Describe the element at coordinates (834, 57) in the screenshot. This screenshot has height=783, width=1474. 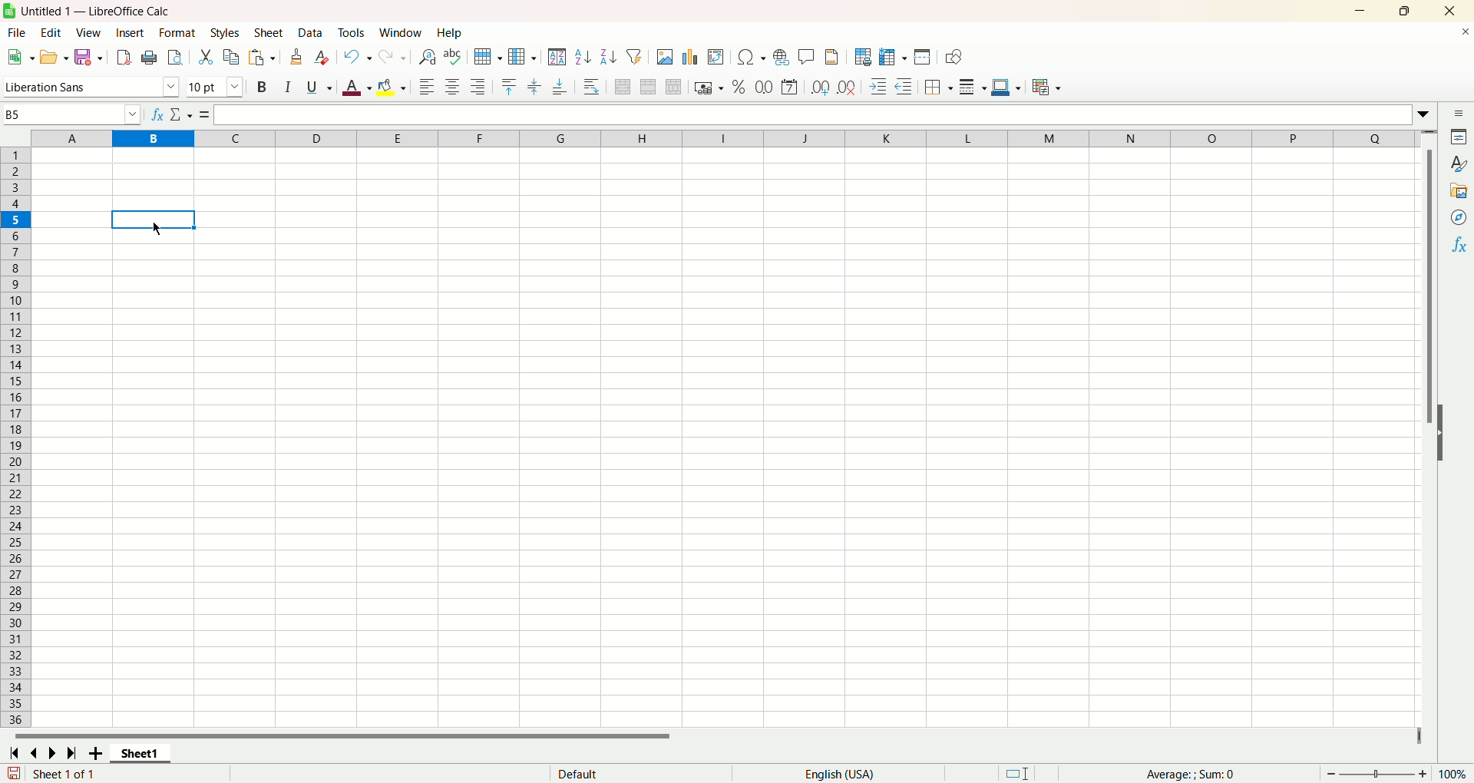
I see `headers and footers` at that location.